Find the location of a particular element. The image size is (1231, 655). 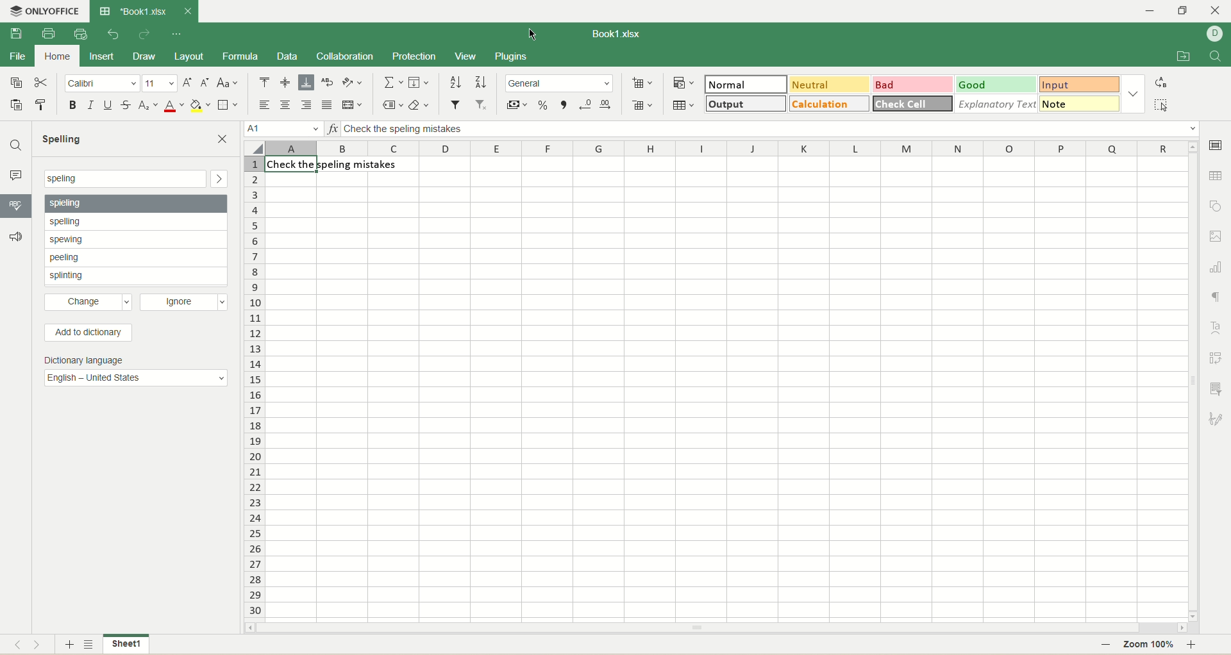

percent style is located at coordinates (544, 106).